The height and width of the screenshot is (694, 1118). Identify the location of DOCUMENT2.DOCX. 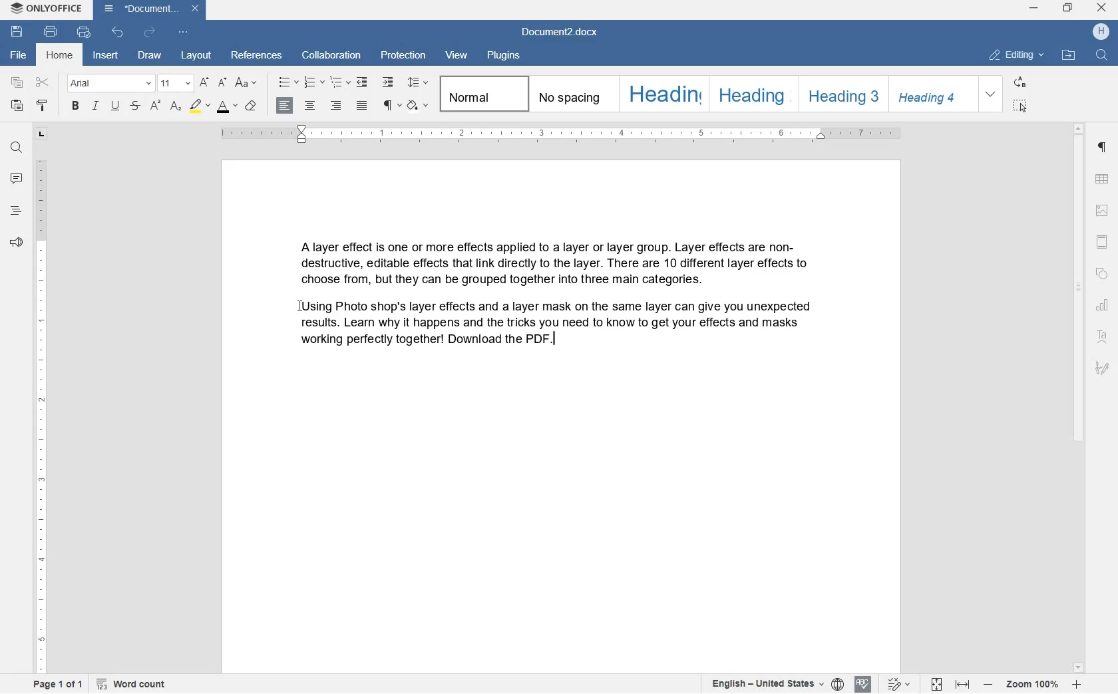
(150, 11).